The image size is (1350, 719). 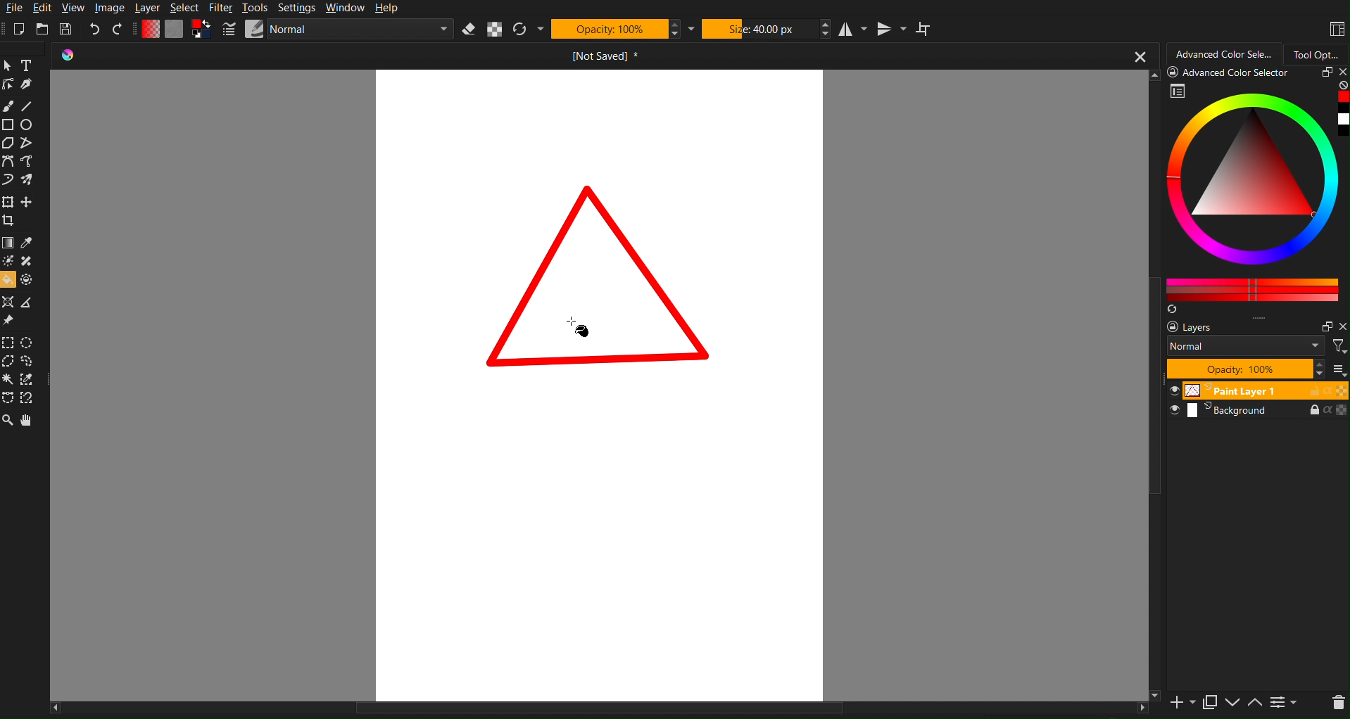 What do you see at coordinates (598, 711) in the screenshot?
I see `scroll bar` at bounding box center [598, 711].